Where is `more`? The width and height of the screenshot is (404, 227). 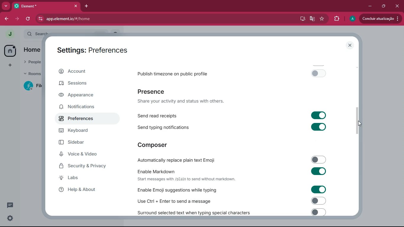 more is located at coordinates (6, 6).